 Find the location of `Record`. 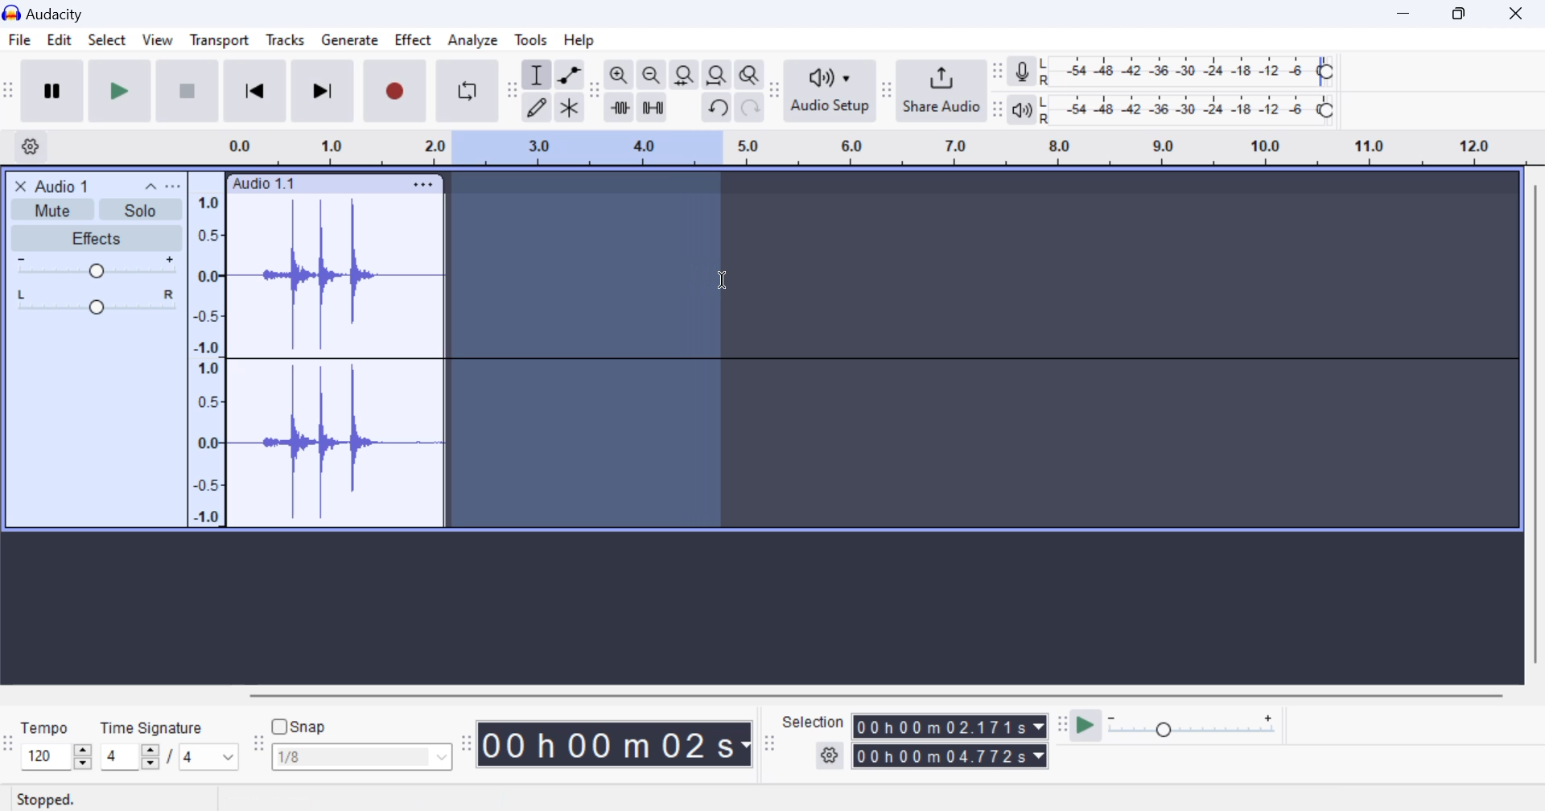

Record is located at coordinates (392, 92).